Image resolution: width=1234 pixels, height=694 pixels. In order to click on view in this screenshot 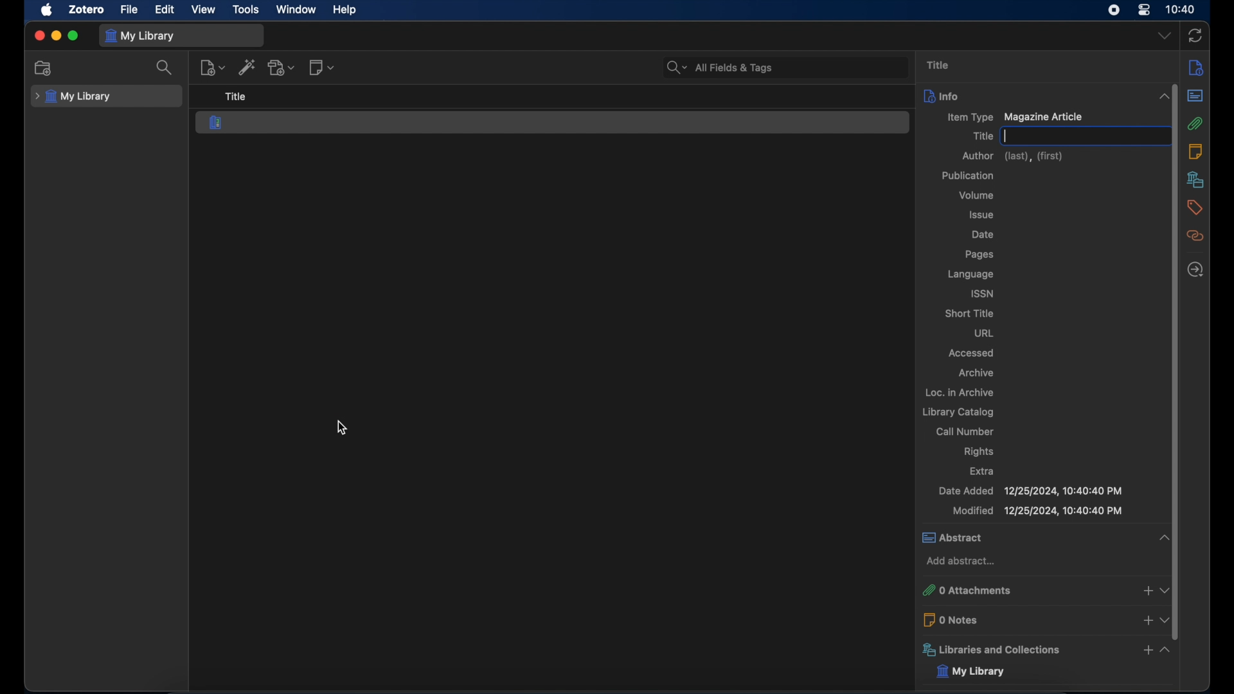, I will do `click(204, 9)`.